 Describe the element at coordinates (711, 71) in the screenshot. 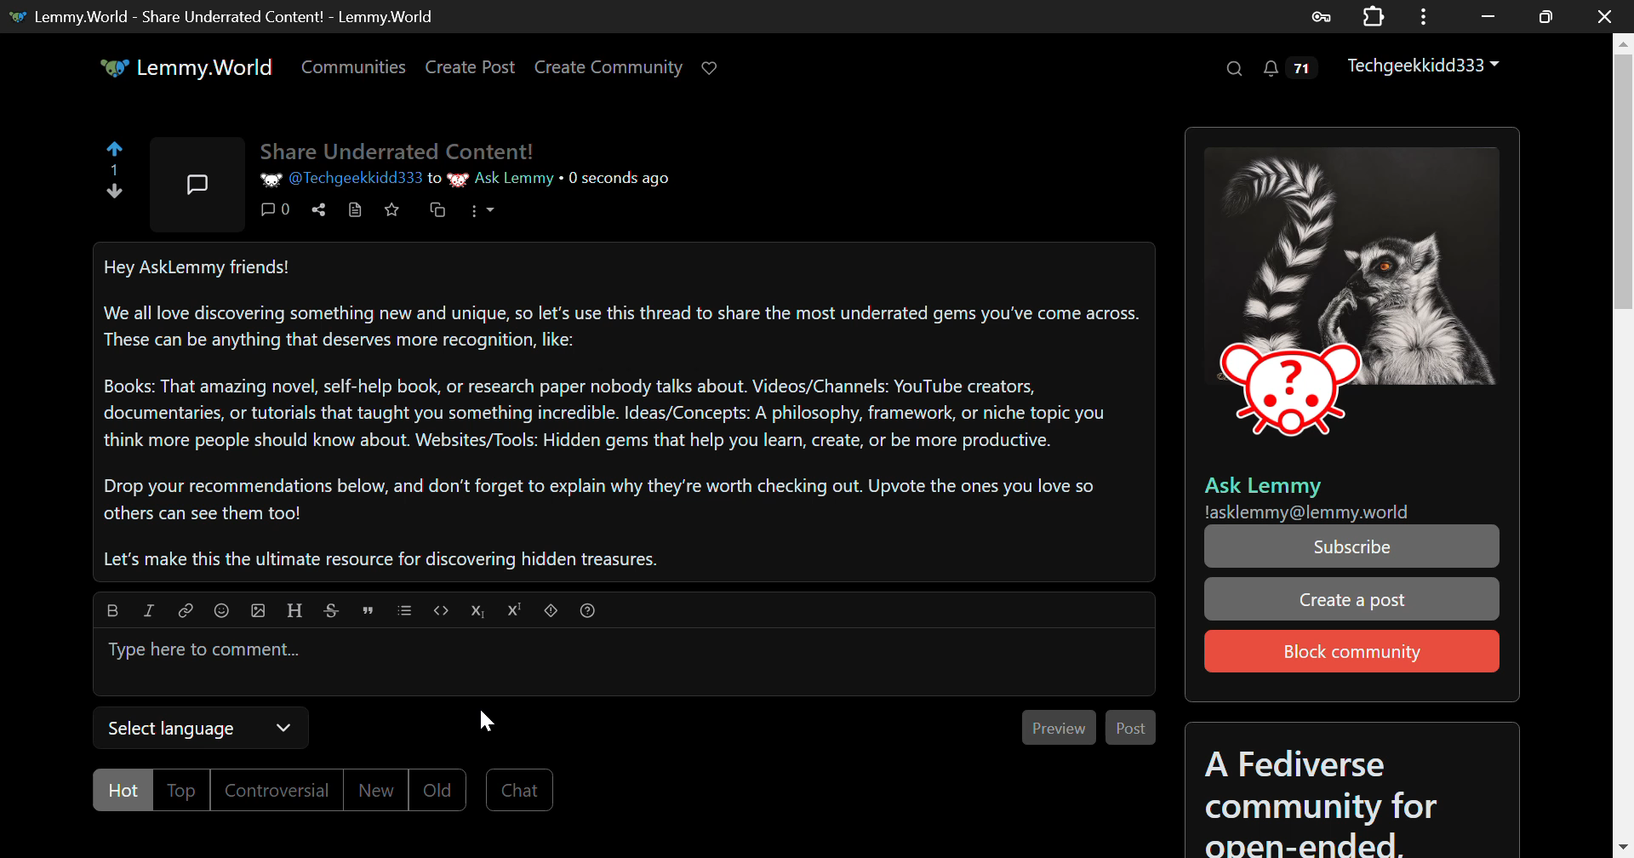

I see `Donate` at that location.